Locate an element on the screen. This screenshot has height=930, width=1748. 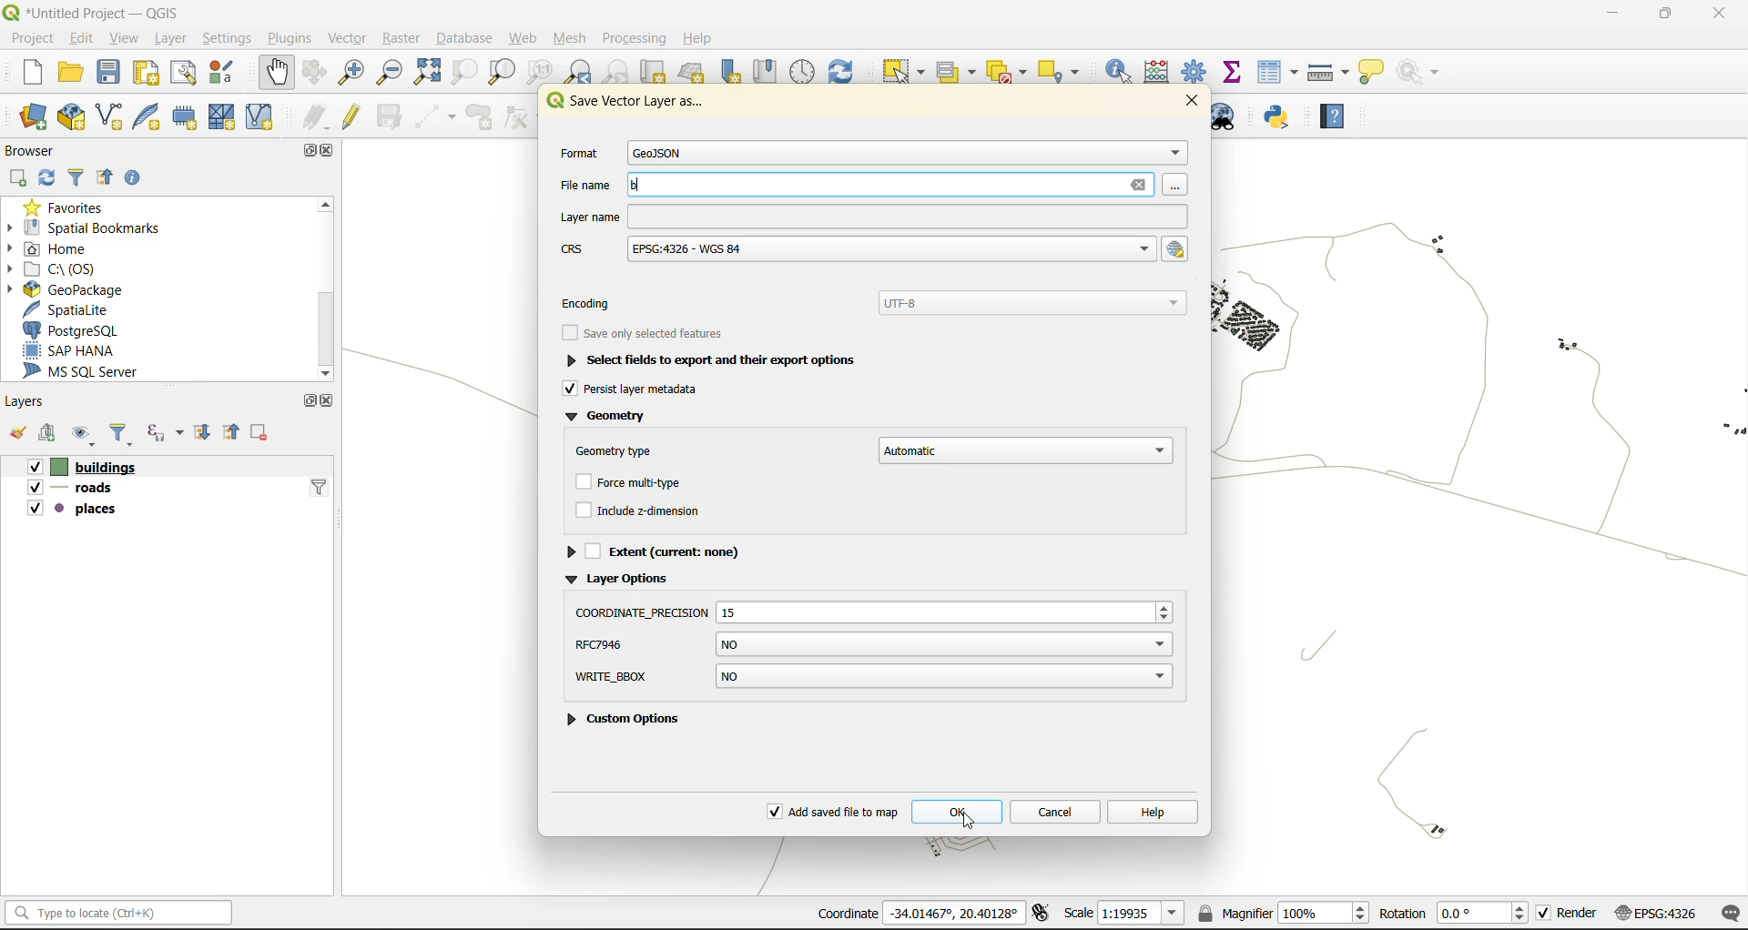
sap hana is located at coordinates (91, 351).